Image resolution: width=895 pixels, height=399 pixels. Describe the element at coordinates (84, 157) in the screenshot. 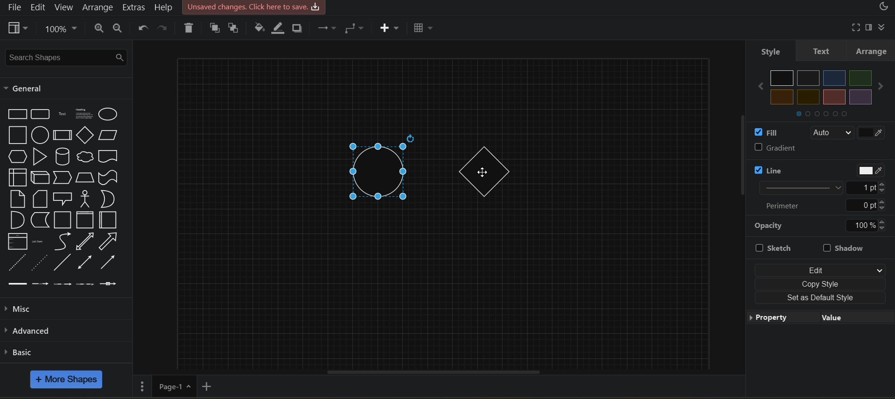

I see `Cloud` at that location.